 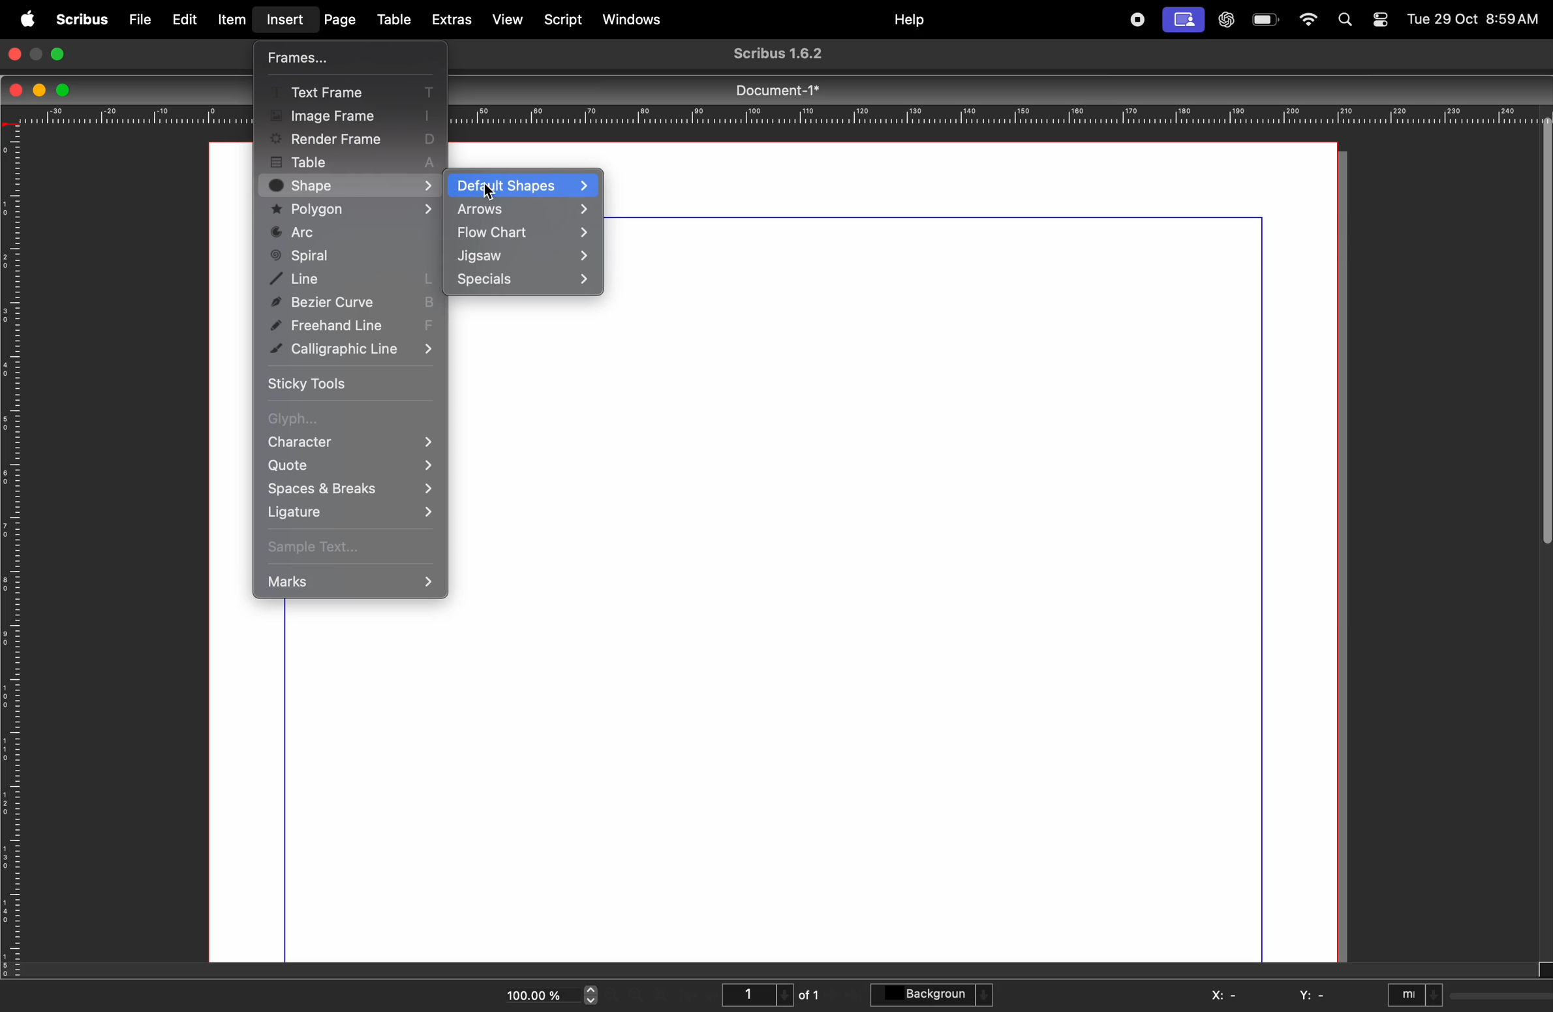 I want to click on minimize, so click(x=38, y=53).